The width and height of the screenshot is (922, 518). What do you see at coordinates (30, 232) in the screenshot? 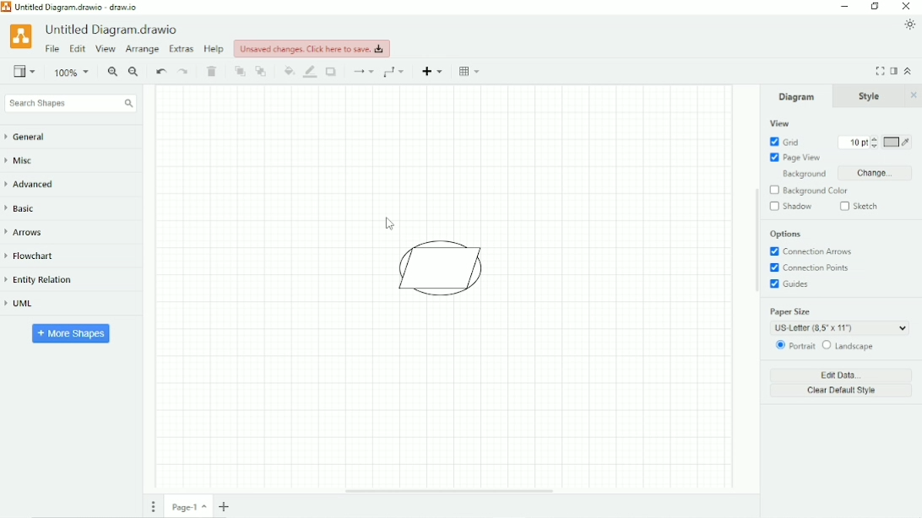
I see `Arrows` at bounding box center [30, 232].